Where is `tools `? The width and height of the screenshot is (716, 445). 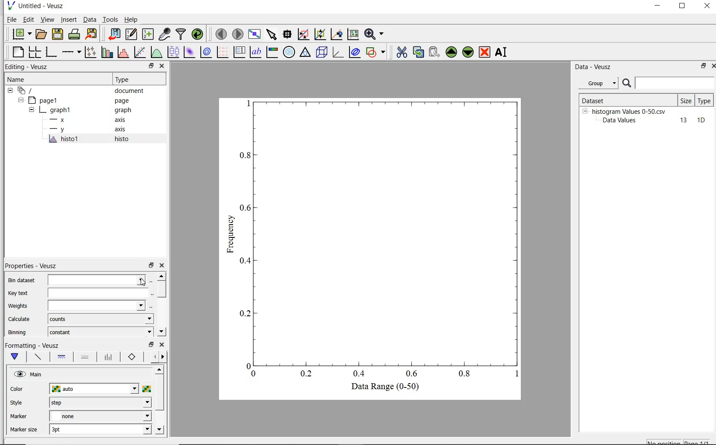 tools  is located at coordinates (111, 19).